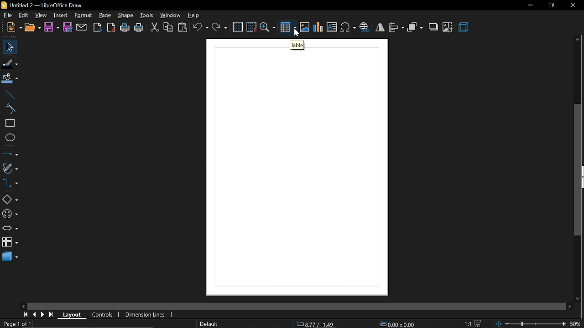 The width and height of the screenshot is (584, 328). I want to click on restore down, so click(551, 5).